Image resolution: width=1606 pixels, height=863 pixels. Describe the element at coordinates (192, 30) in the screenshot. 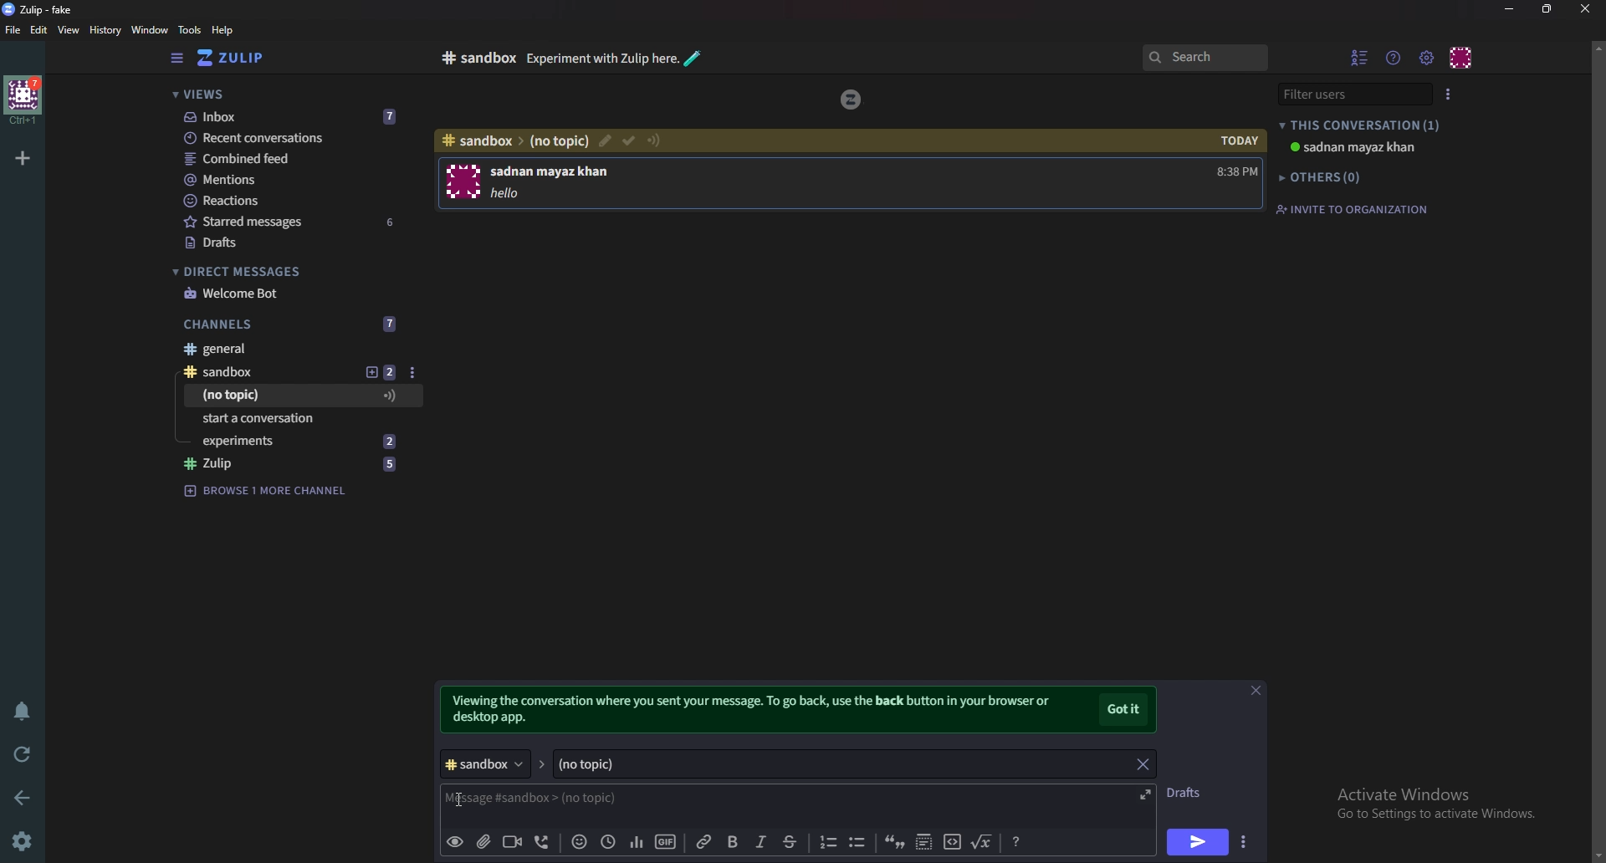

I see `Tools` at that location.